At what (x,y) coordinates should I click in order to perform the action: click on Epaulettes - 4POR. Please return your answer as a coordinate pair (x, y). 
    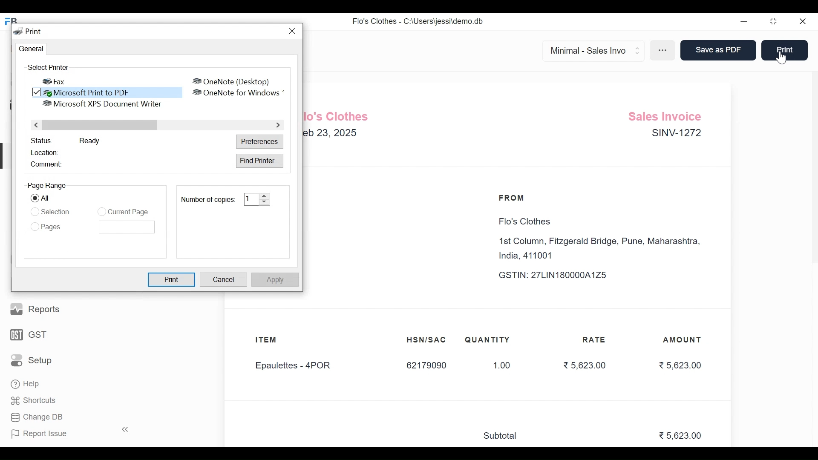
    Looking at the image, I should click on (298, 366).